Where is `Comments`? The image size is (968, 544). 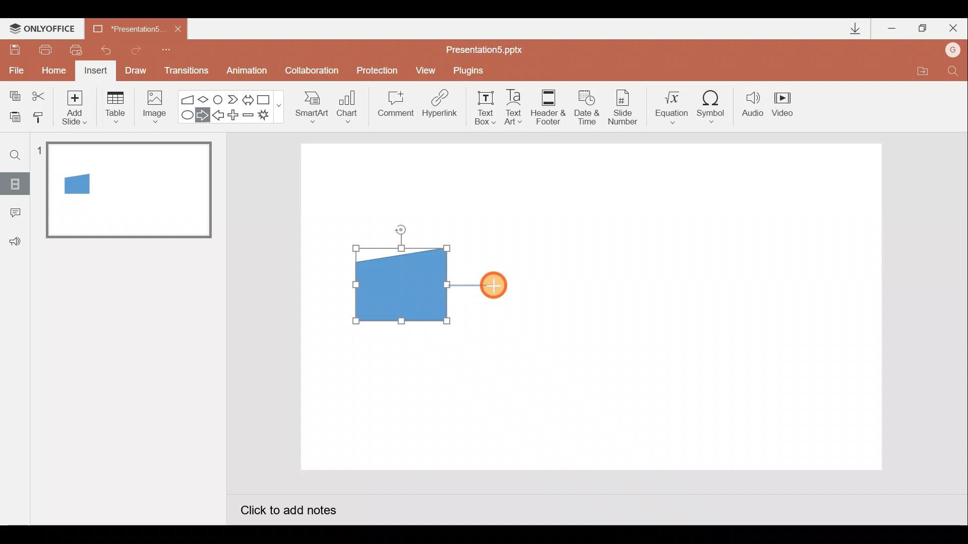
Comments is located at coordinates (13, 214).